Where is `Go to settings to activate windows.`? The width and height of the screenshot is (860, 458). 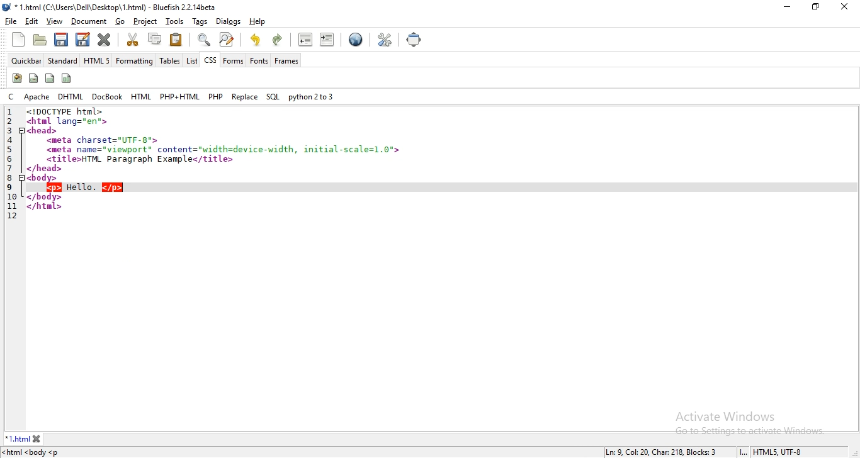 Go to settings to activate windows. is located at coordinates (751, 431).